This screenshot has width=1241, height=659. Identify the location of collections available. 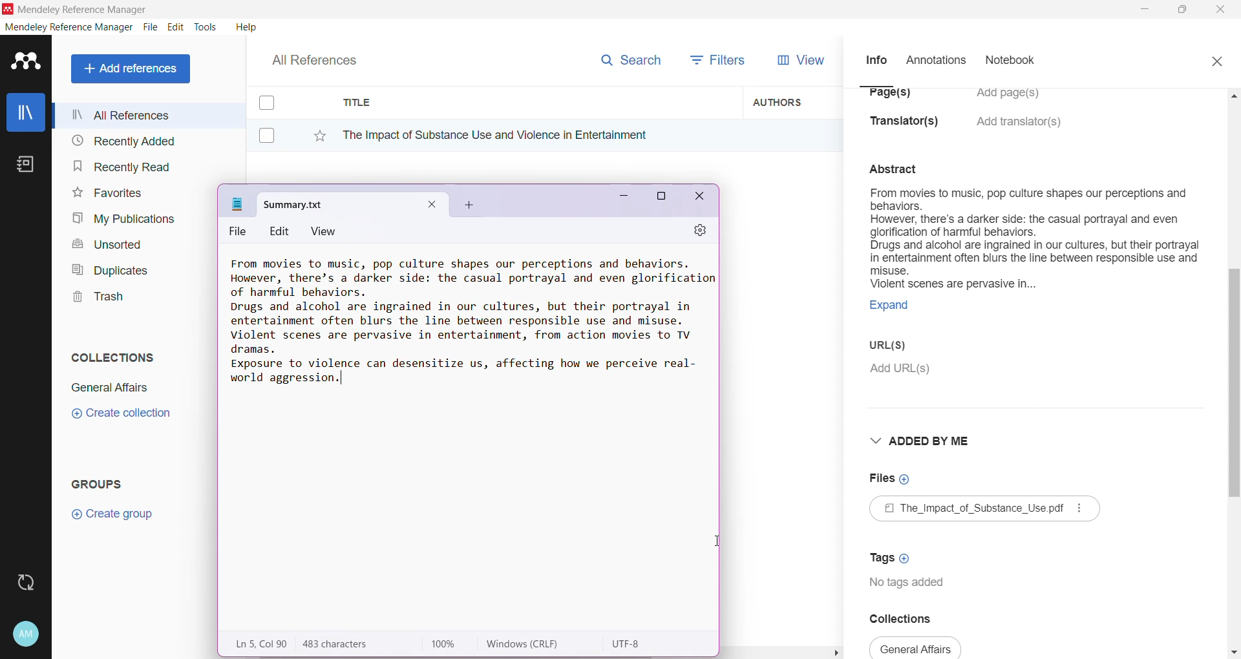
(917, 647).